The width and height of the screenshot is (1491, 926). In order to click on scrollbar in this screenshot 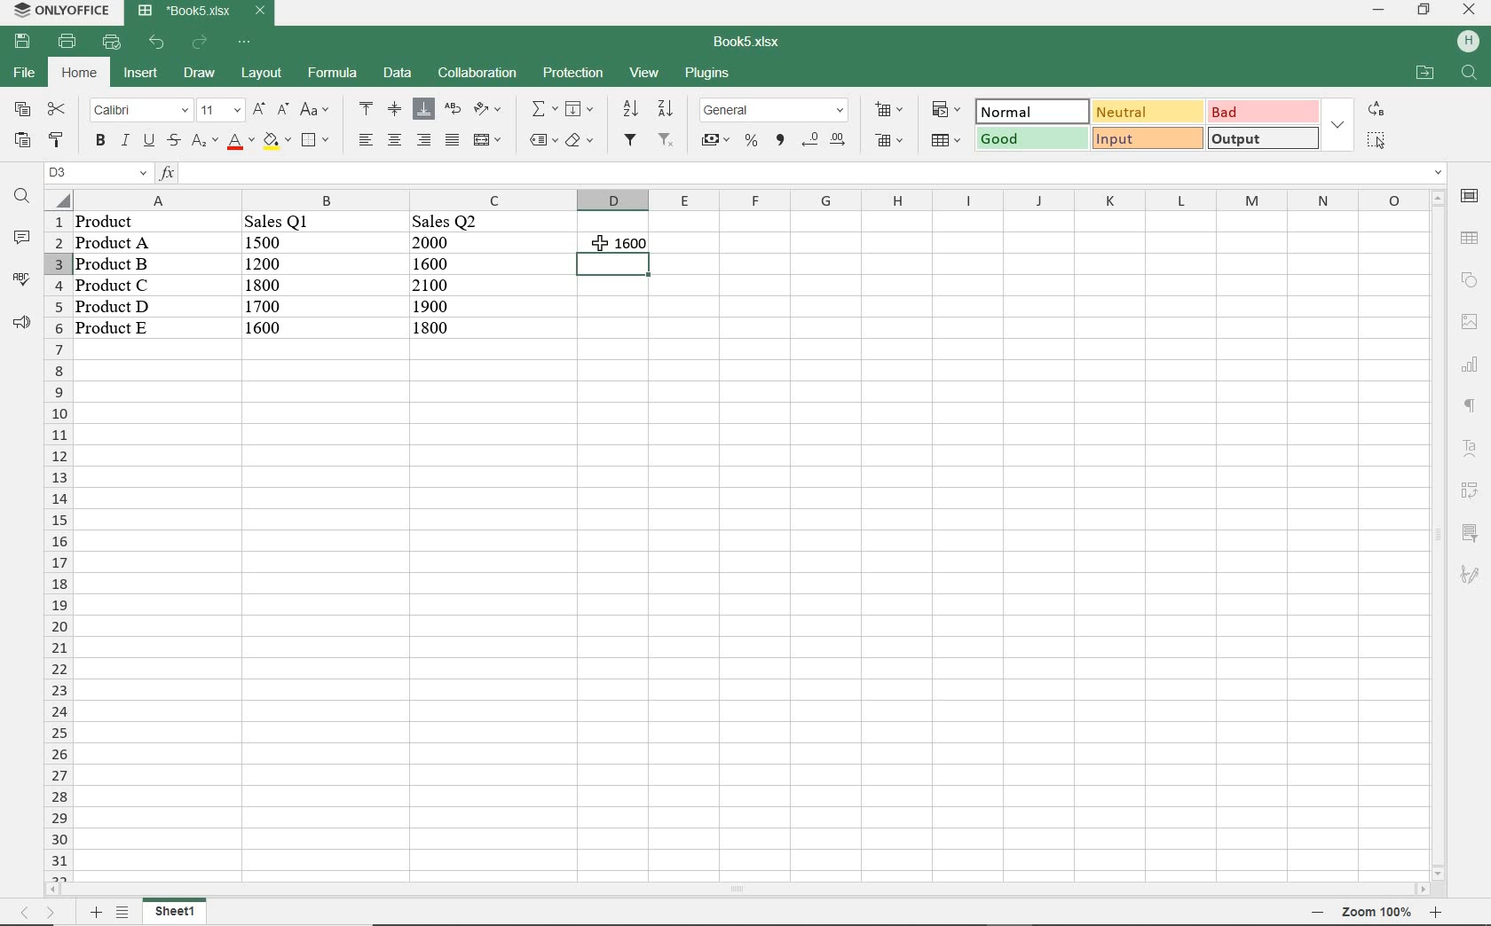, I will do `click(738, 890)`.